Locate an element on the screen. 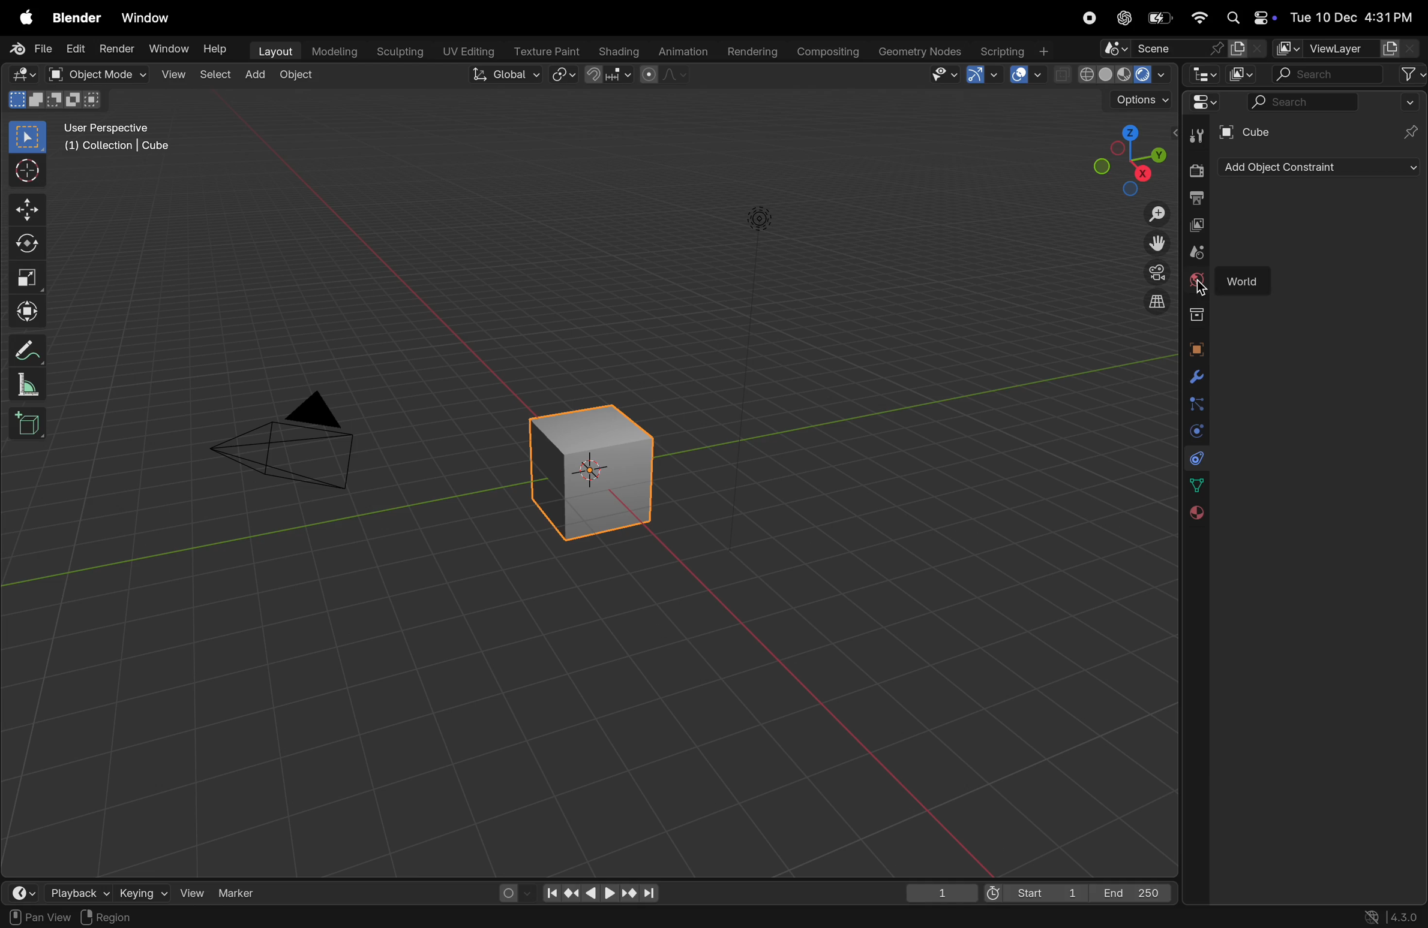 This screenshot has height=928, width=1428. view port shading is located at coordinates (1112, 74).